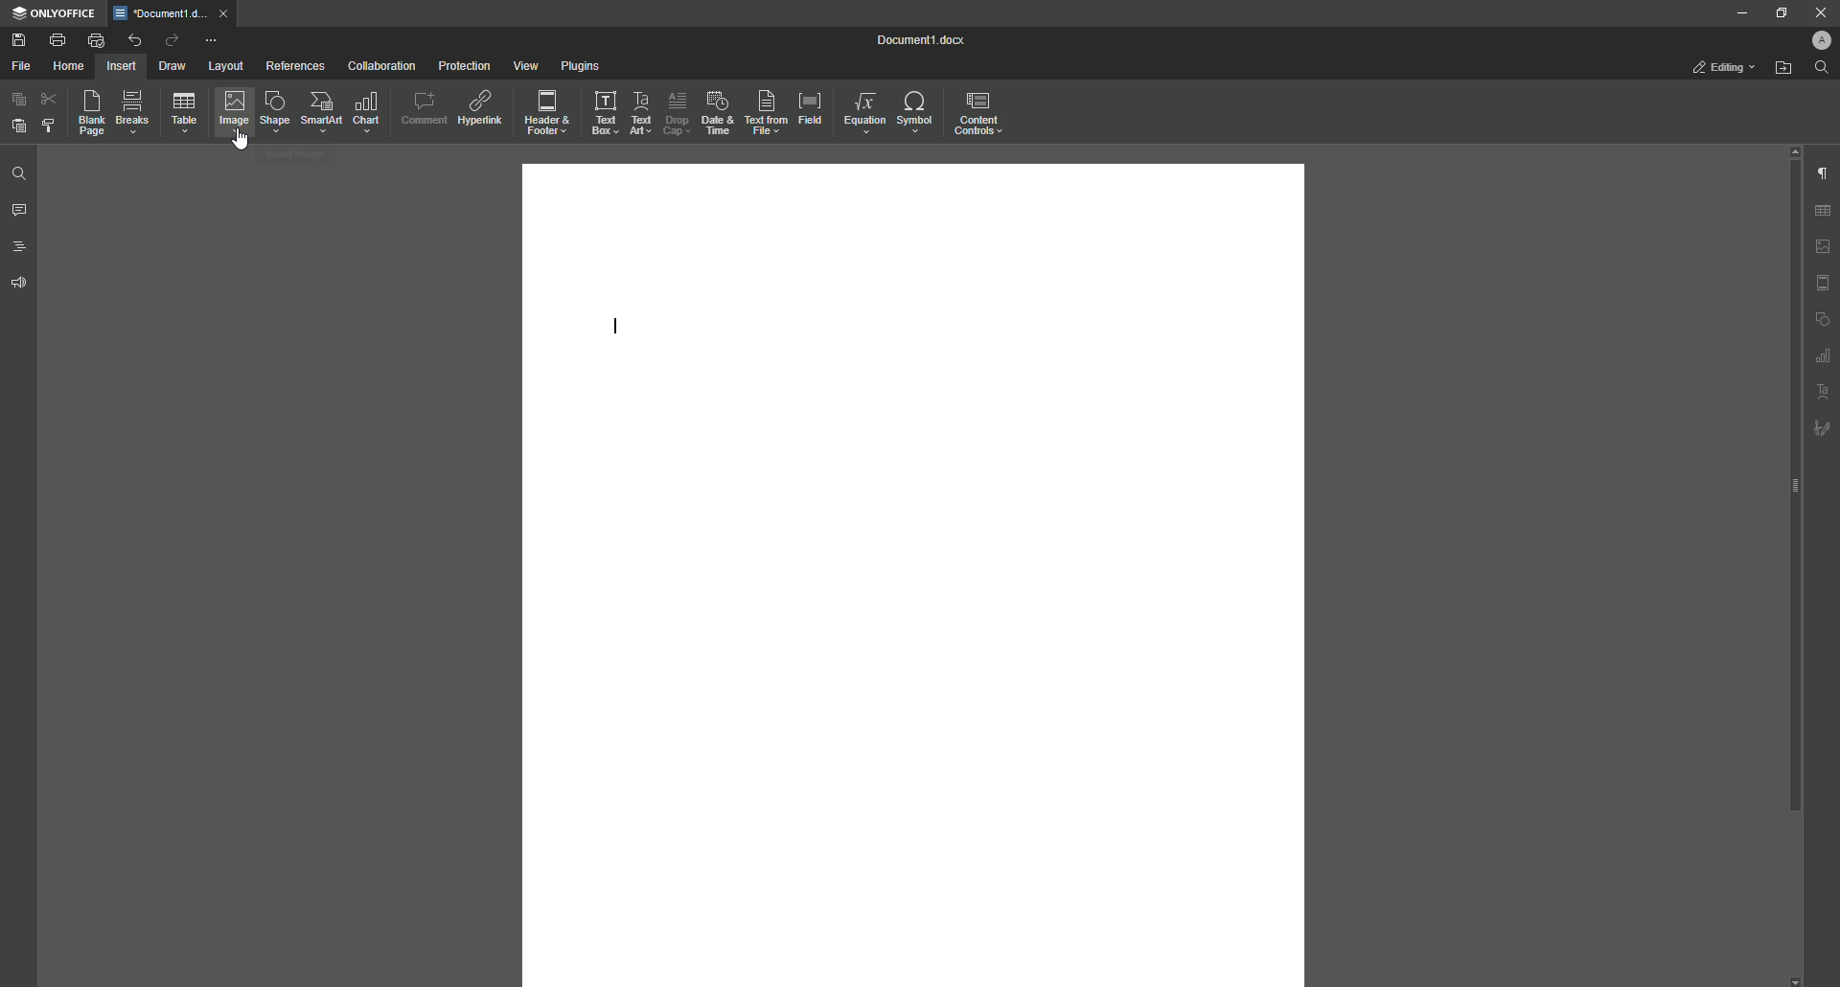  What do you see at coordinates (364, 113) in the screenshot?
I see `Chart` at bounding box center [364, 113].